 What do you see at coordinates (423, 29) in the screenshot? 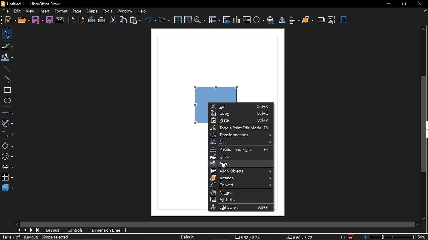
I see `Move up` at bounding box center [423, 29].